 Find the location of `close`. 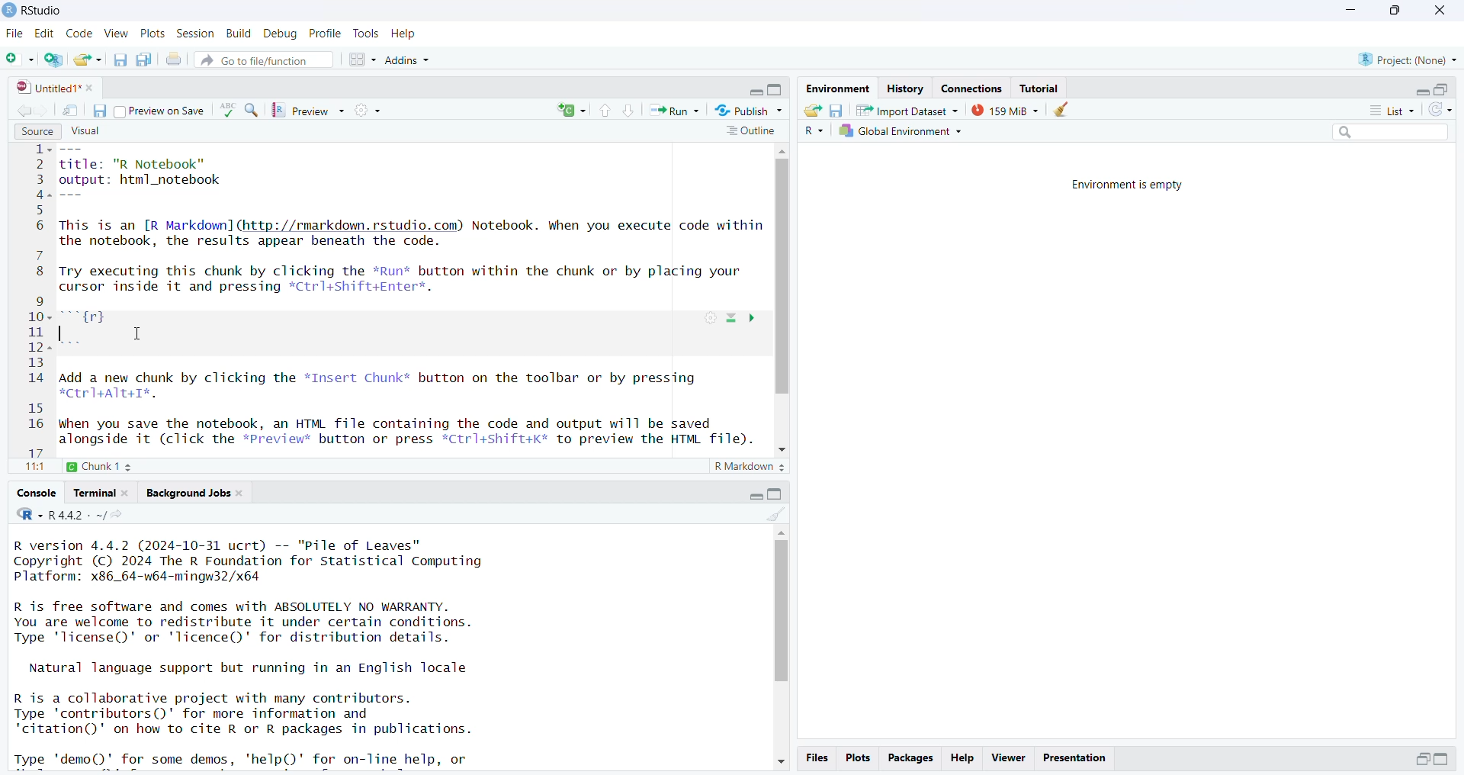

close is located at coordinates (1437, 10).